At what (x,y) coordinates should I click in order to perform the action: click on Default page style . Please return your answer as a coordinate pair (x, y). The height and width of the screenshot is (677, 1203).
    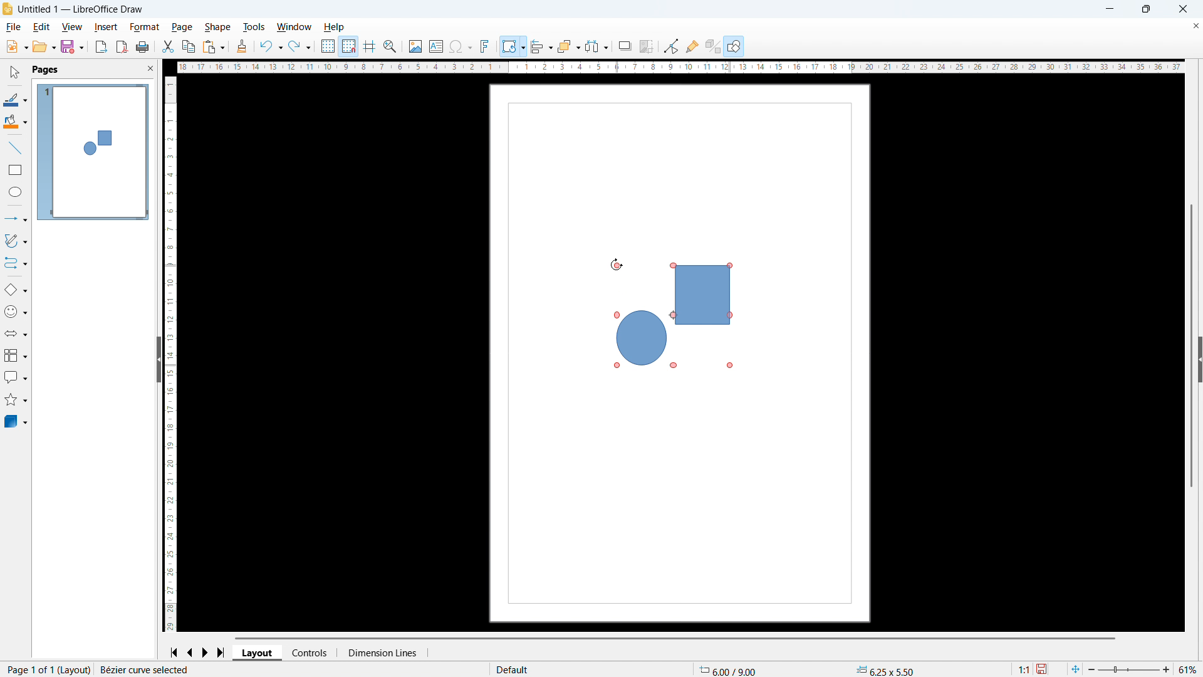
    Looking at the image, I should click on (514, 670).